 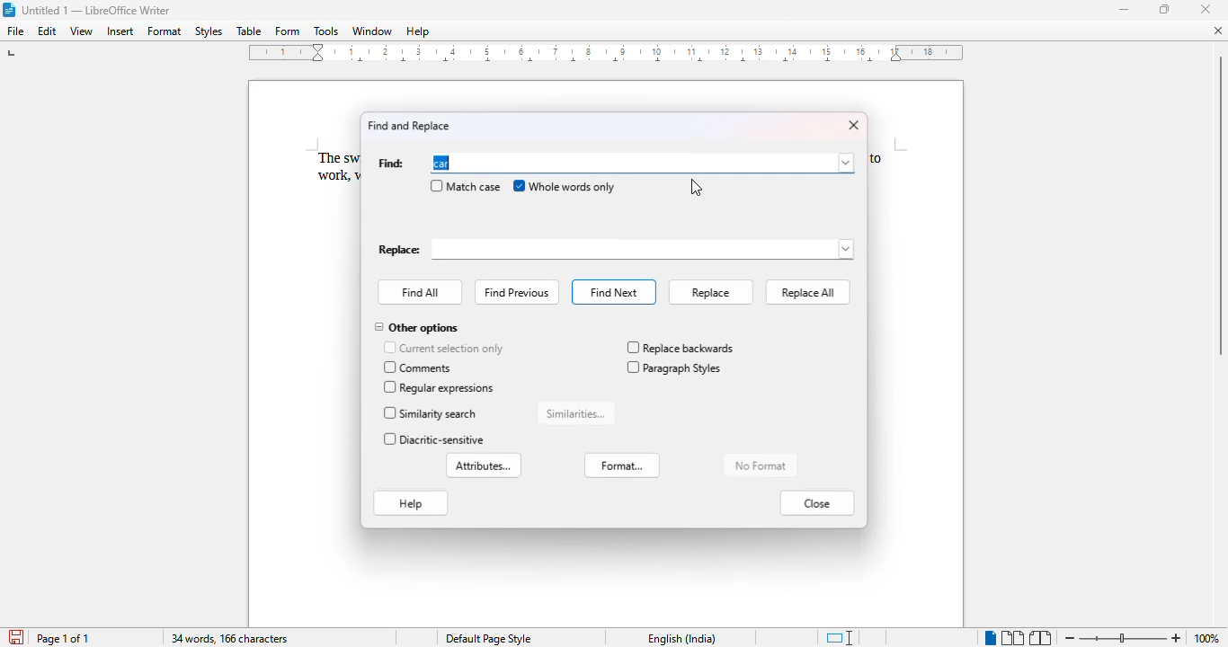 I want to click on format, so click(x=165, y=31).